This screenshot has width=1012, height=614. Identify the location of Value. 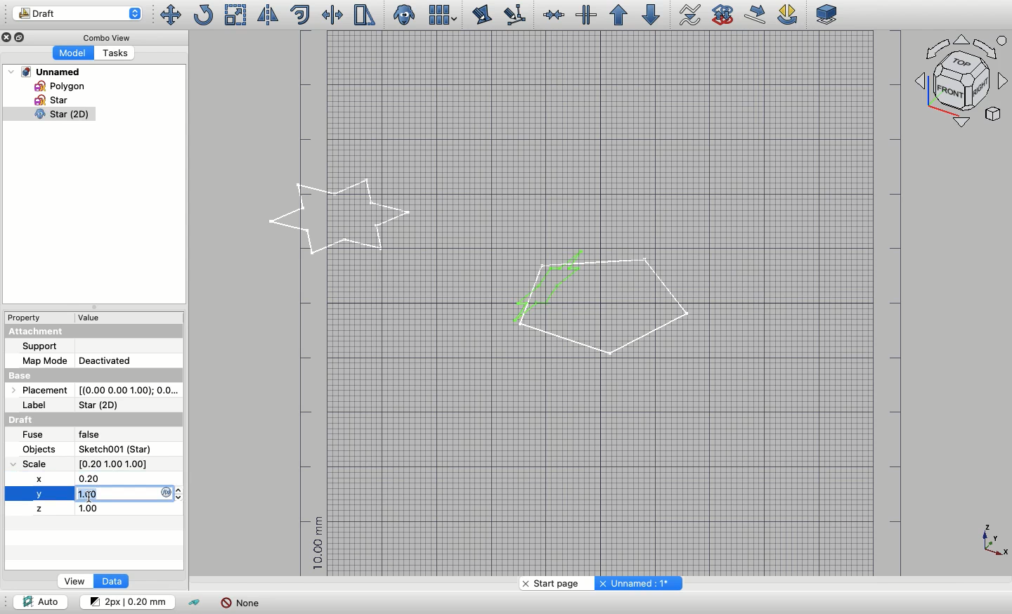
(94, 318).